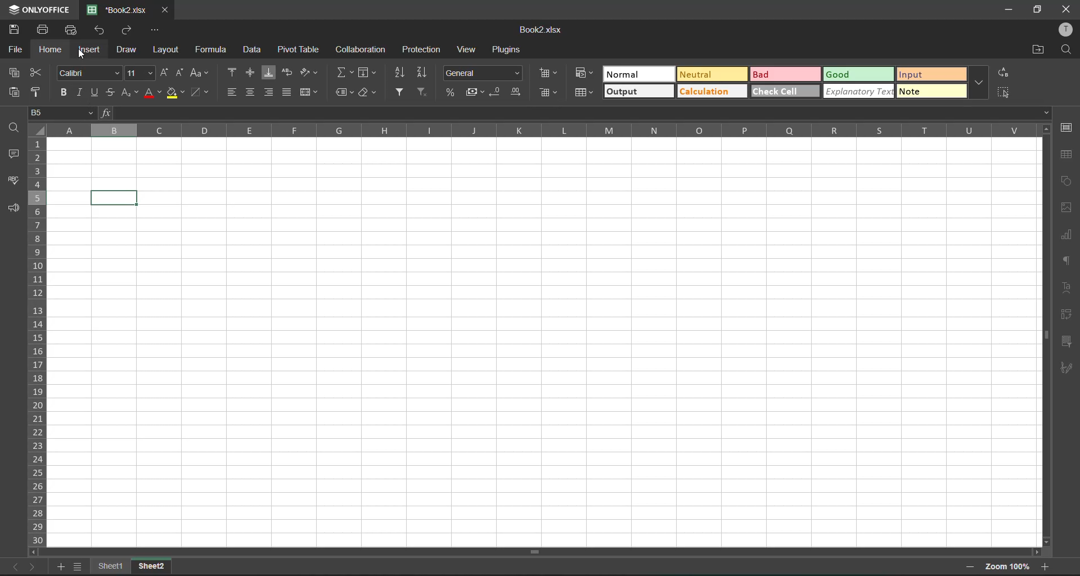  Describe the element at coordinates (429, 91) in the screenshot. I see `clear filter` at that location.